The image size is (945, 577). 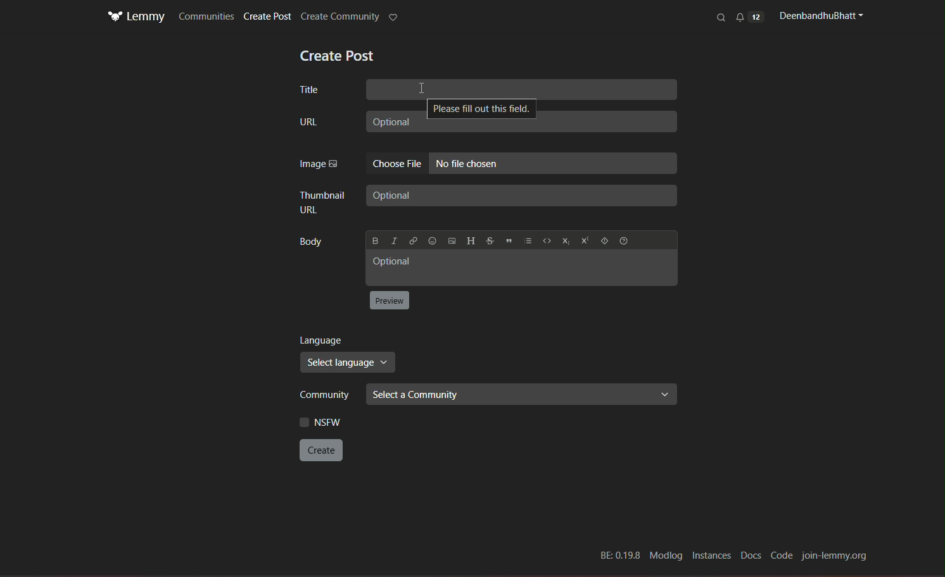 I want to click on BE: 0.19.8, so click(x=619, y=556).